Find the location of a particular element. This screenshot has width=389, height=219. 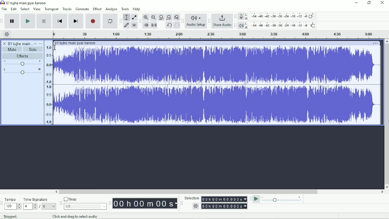

Stopped is located at coordinates (10, 216).